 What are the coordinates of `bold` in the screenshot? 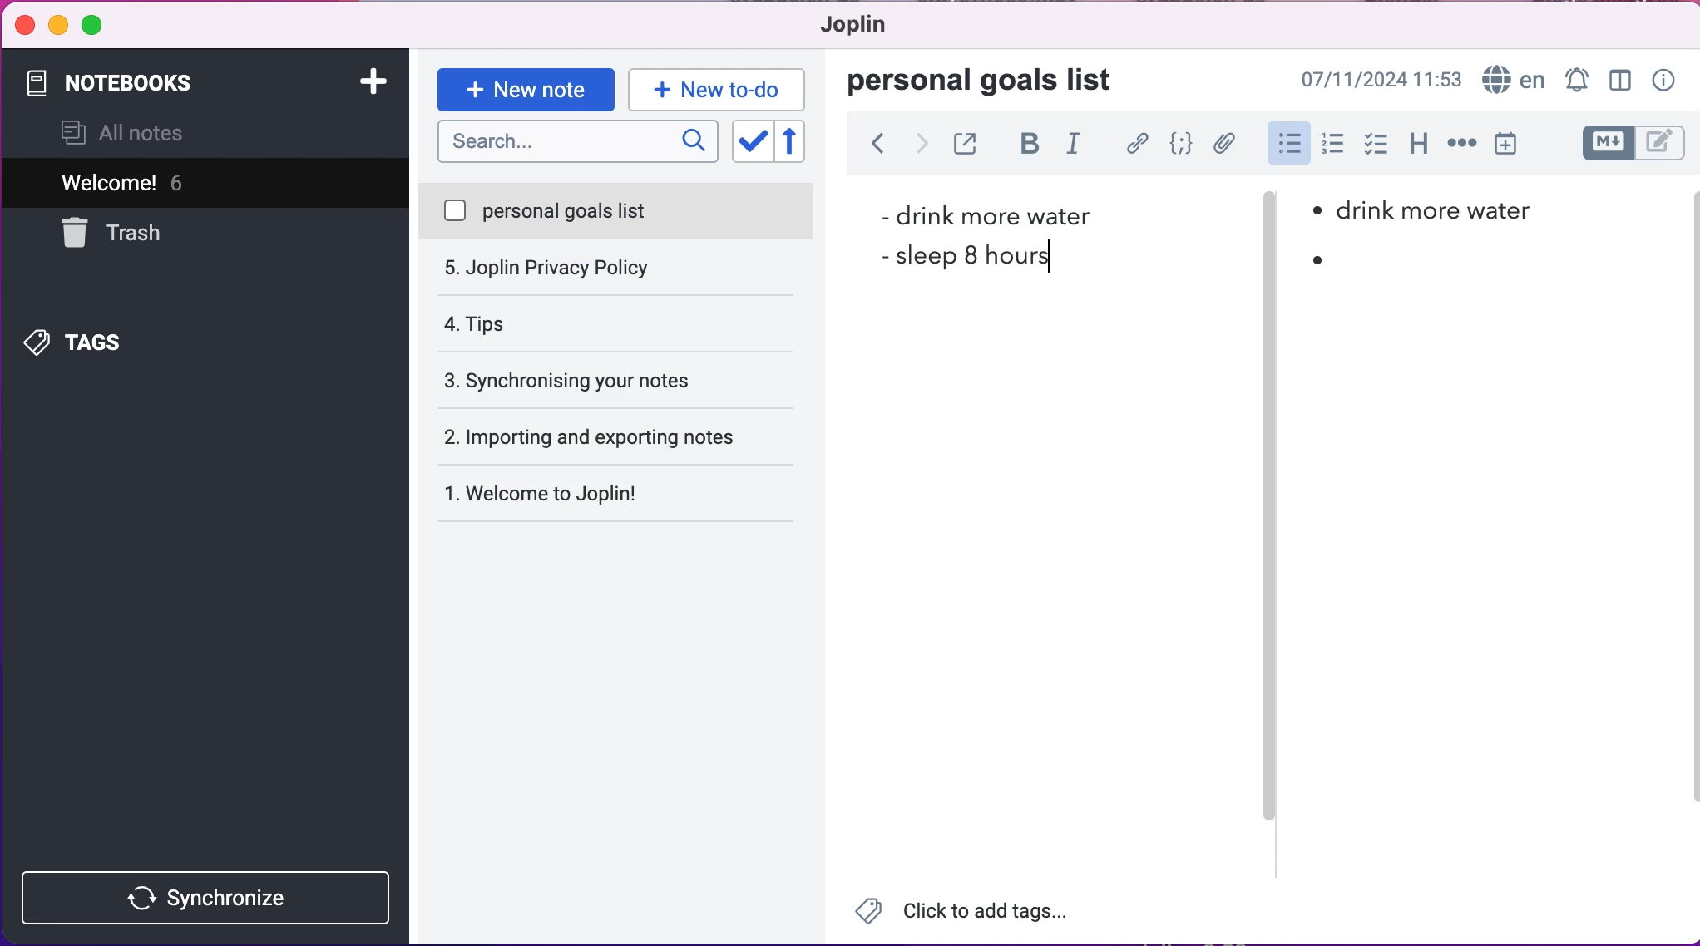 It's located at (1025, 146).